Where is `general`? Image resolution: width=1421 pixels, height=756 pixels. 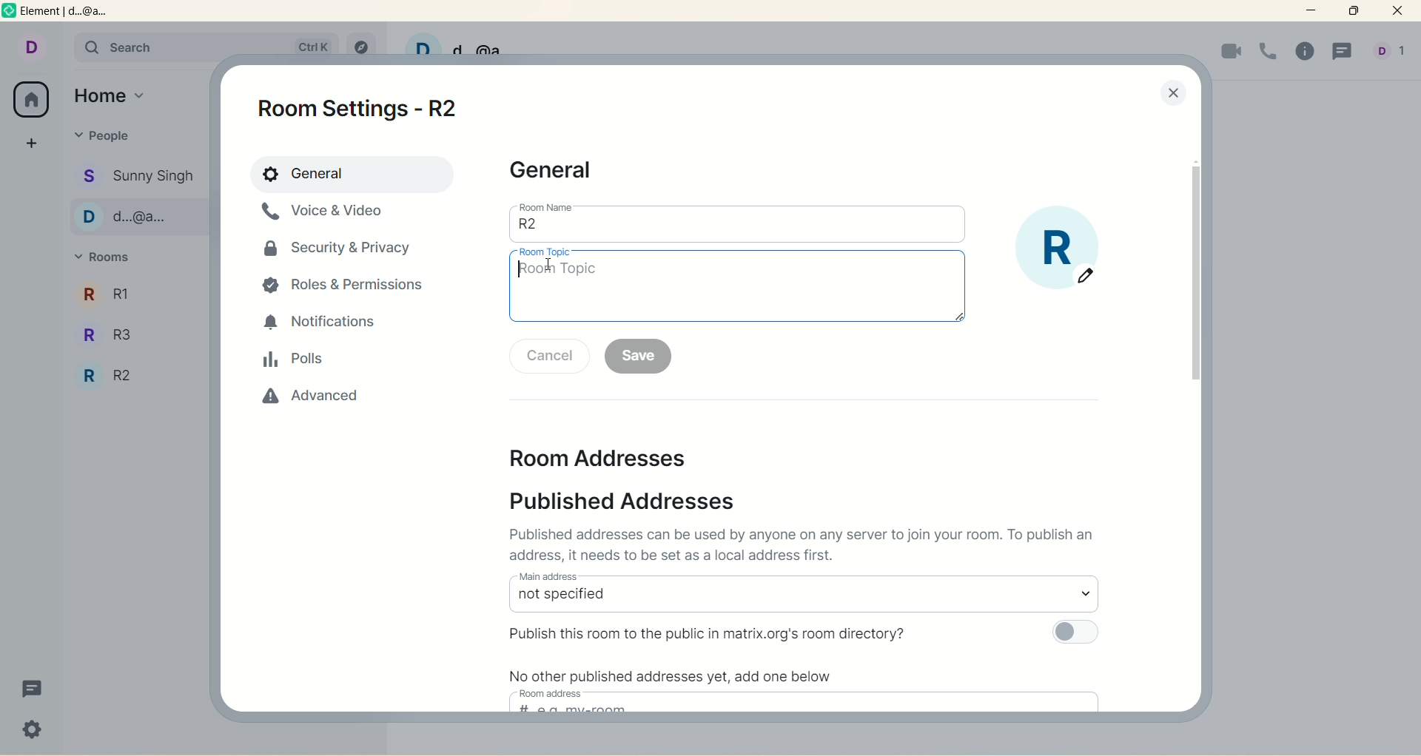 general is located at coordinates (557, 172).